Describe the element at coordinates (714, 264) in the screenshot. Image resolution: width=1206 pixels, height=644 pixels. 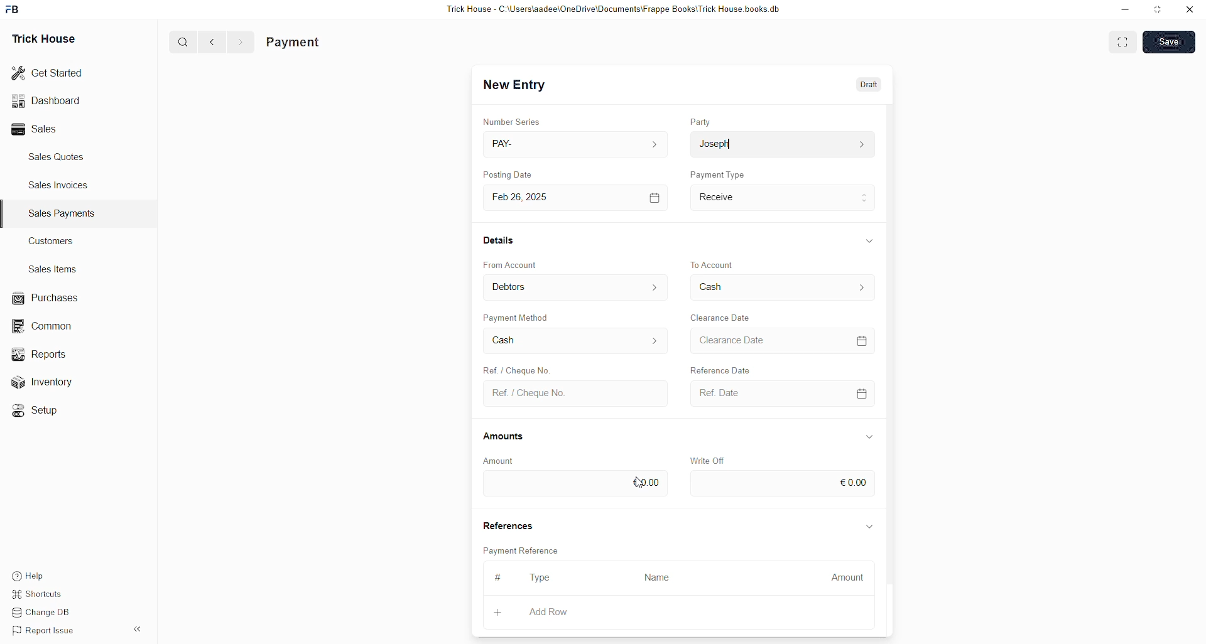
I see `To Account` at that location.